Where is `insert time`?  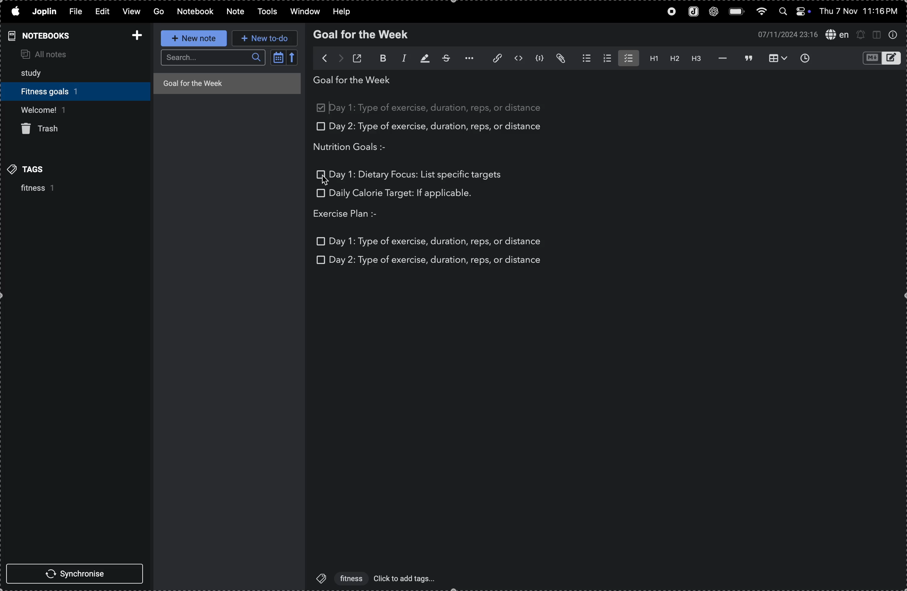 insert time is located at coordinates (808, 58).